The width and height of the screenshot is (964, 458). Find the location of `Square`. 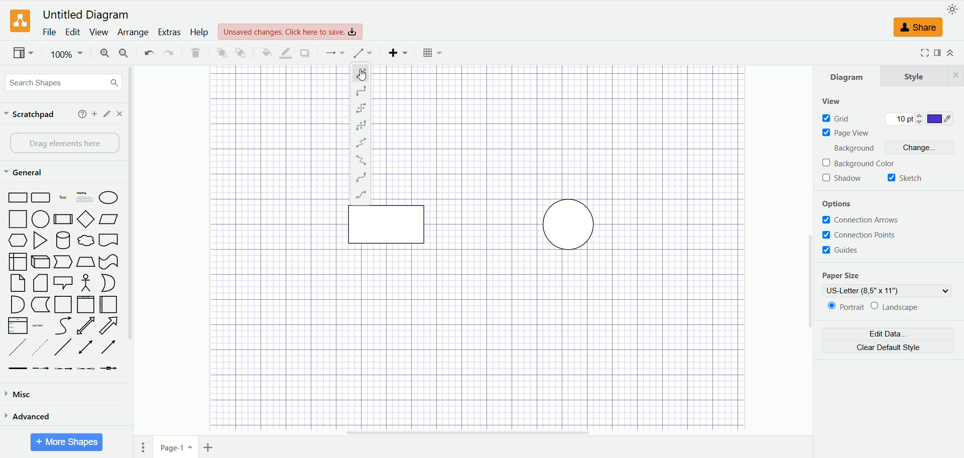

Square is located at coordinates (18, 220).